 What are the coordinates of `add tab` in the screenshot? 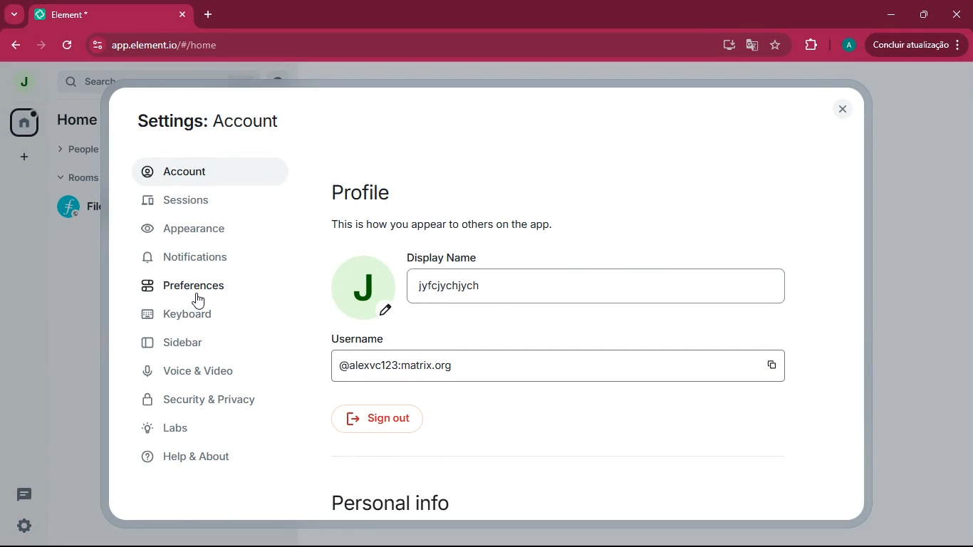 It's located at (209, 14).